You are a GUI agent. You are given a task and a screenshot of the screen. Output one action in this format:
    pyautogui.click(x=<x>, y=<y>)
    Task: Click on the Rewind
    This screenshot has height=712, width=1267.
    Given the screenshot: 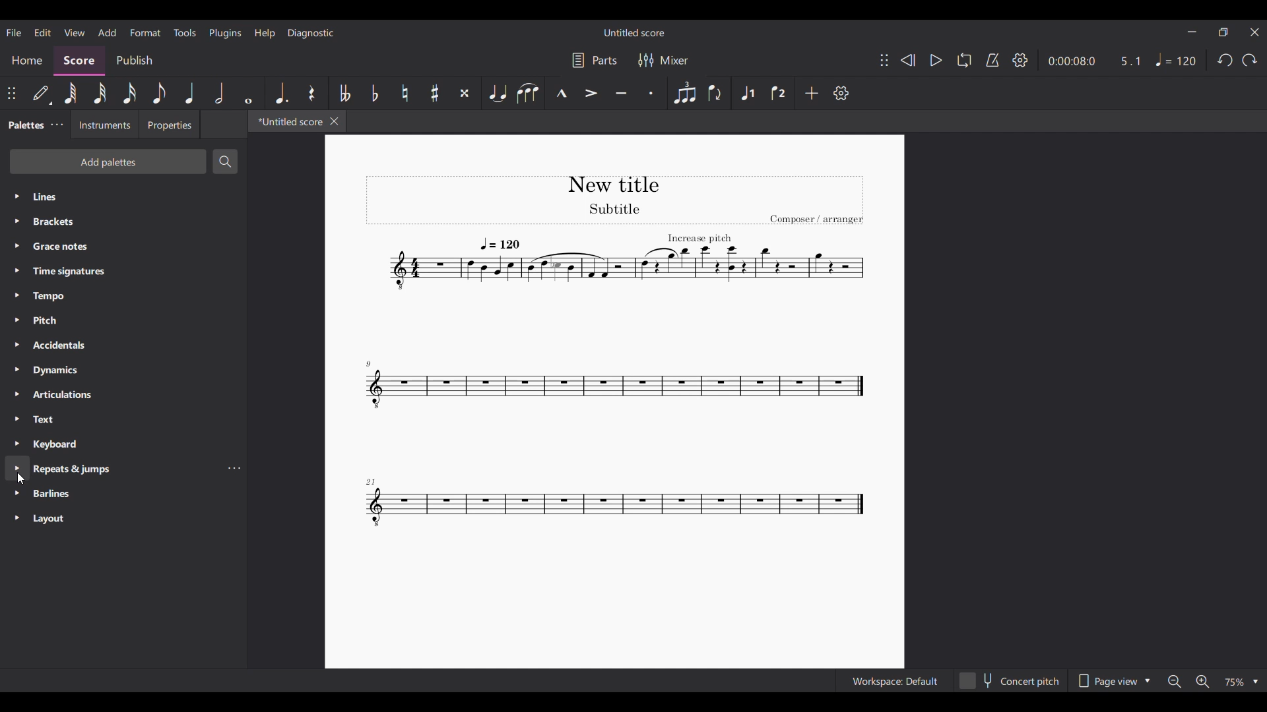 What is the action you would take?
    pyautogui.click(x=908, y=61)
    